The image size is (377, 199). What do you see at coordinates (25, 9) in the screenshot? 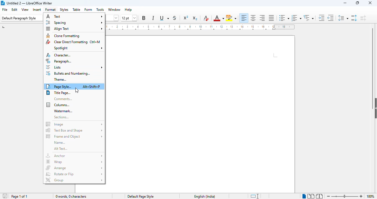
I see `view` at bounding box center [25, 9].